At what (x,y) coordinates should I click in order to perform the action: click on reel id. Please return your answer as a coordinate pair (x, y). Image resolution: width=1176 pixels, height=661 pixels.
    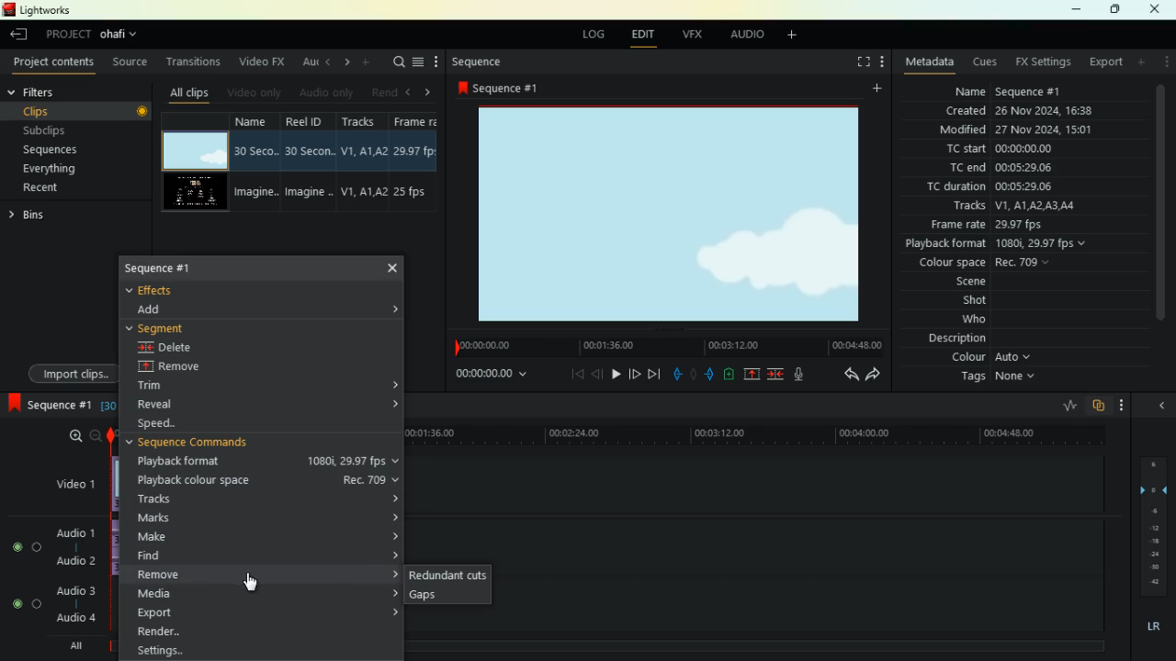
    Looking at the image, I should click on (310, 161).